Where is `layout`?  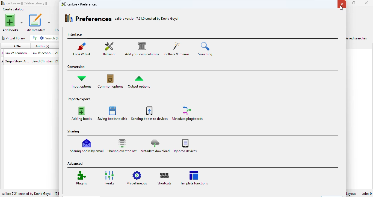
layout is located at coordinates (352, 193).